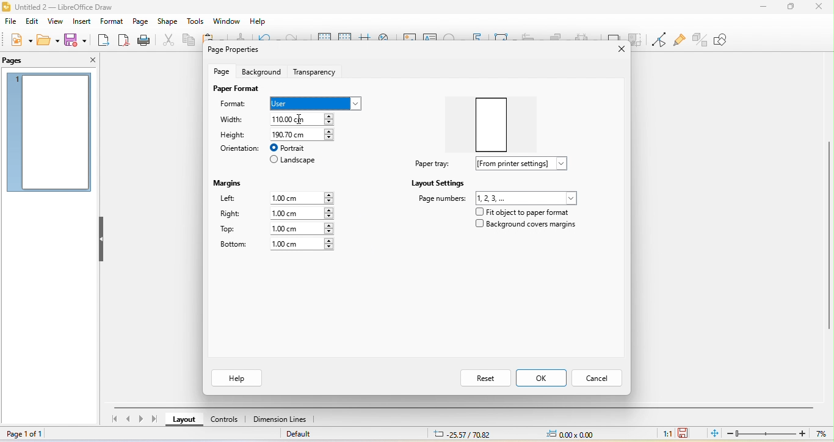 The width and height of the screenshot is (834, 442). Describe the element at coordinates (294, 161) in the screenshot. I see `landscape` at that location.